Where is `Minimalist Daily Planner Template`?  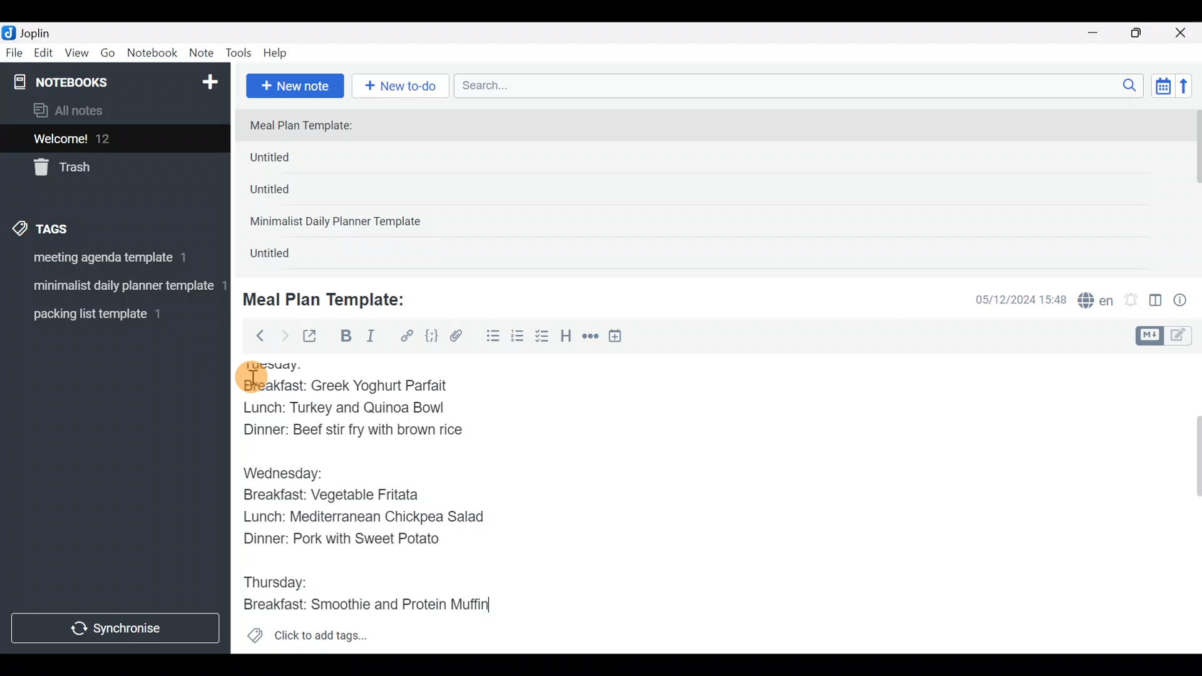
Minimalist Daily Planner Template is located at coordinates (339, 223).